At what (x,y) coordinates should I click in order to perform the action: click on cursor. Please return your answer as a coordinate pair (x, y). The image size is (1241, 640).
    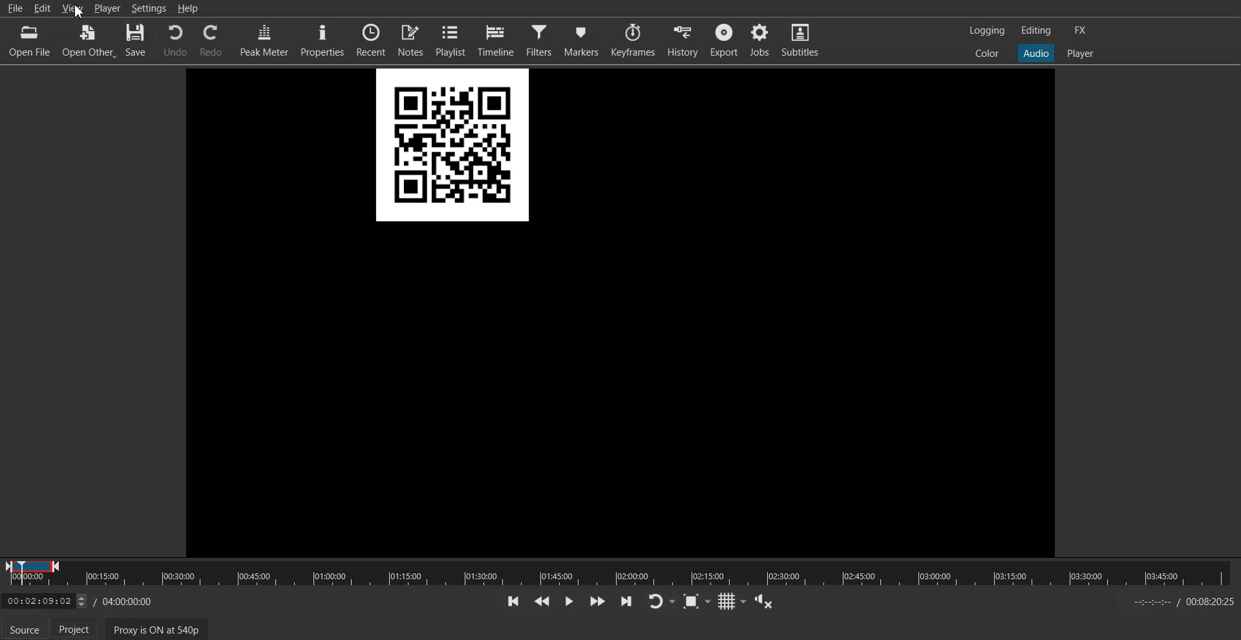
    Looking at the image, I should click on (80, 16).